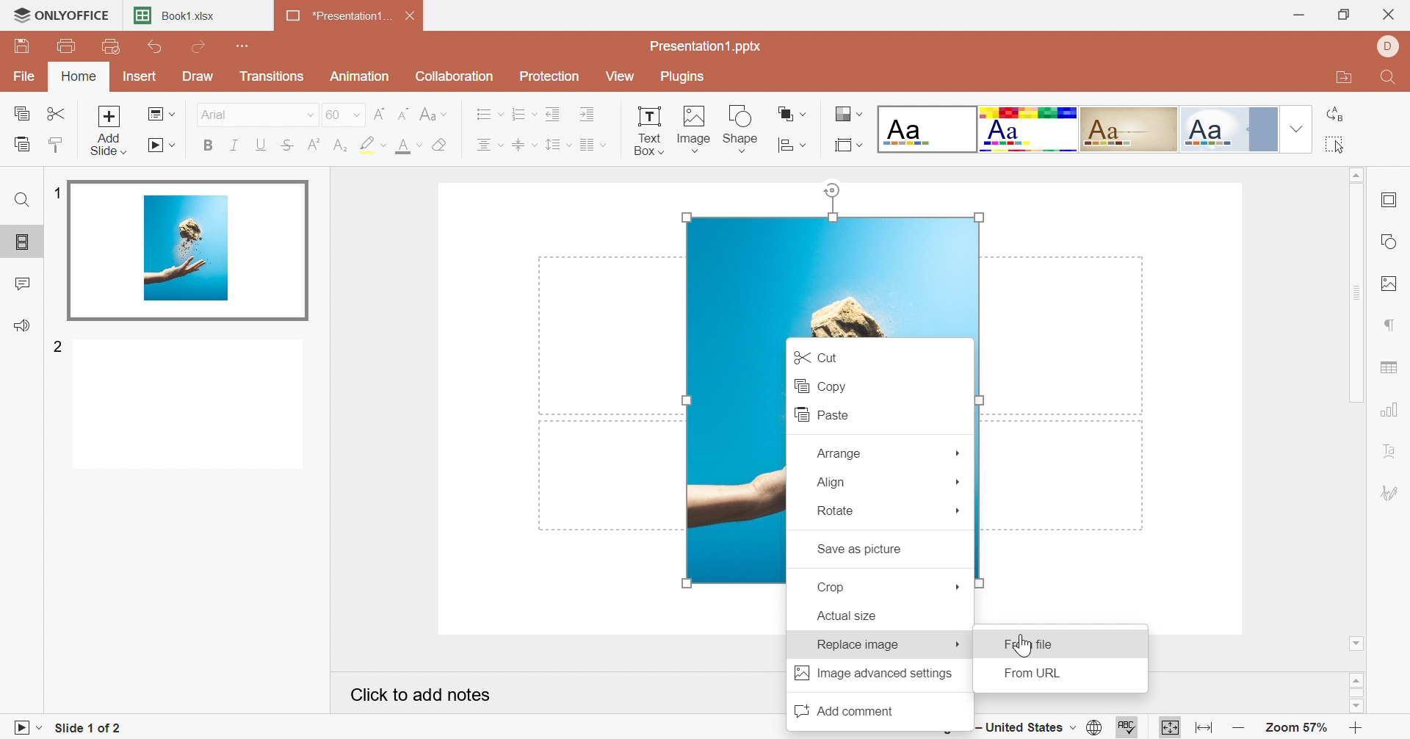  What do you see at coordinates (343, 113) in the screenshot?
I see `60` at bounding box center [343, 113].